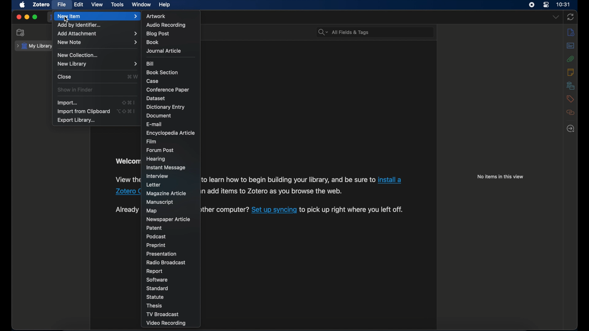  I want to click on tv broadcast, so click(164, 314).